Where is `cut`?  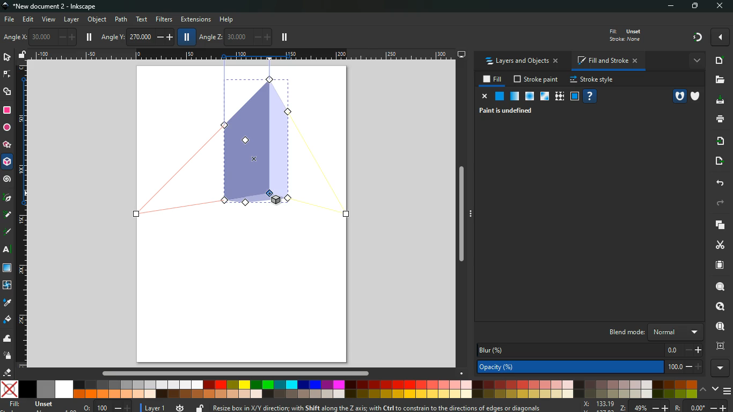 cut is located at coordinates (720, 245).